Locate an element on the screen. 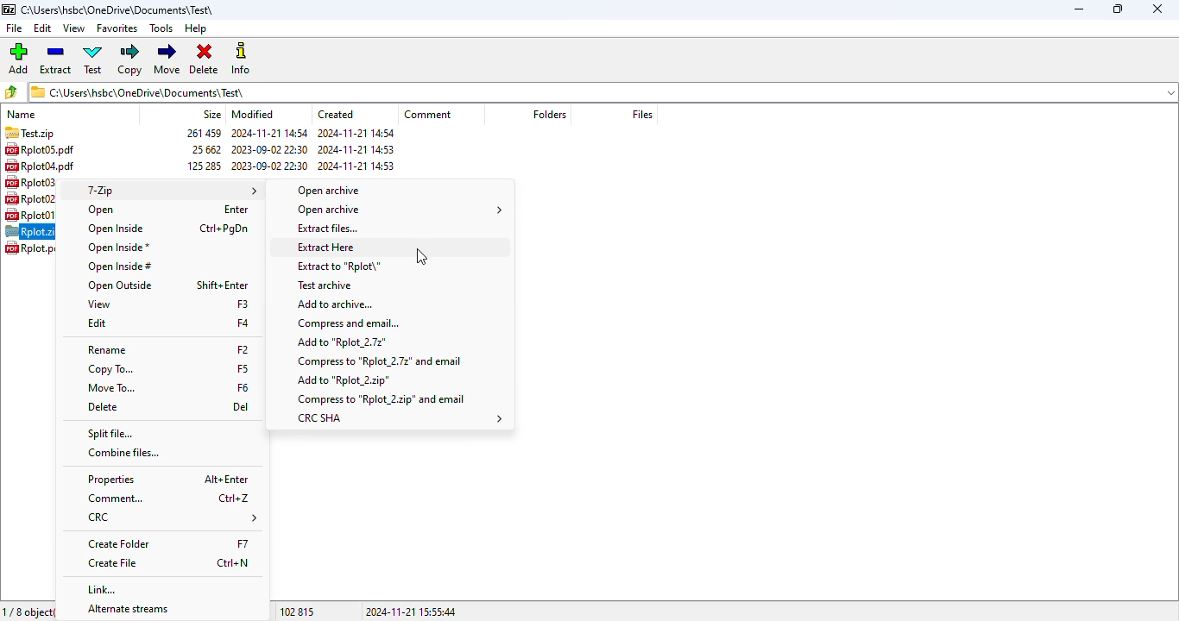 The image size is (1179, 621). move to is located at coordinates (111, 388).